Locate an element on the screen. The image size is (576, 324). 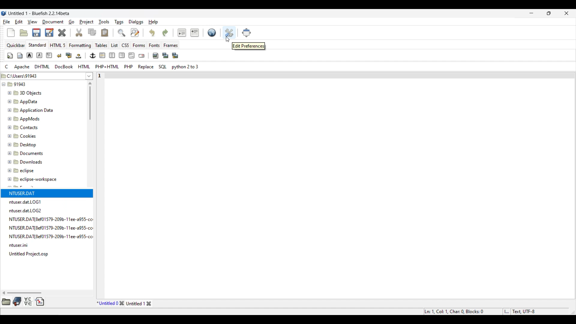
Document menu is located at coordinates (53, 22).